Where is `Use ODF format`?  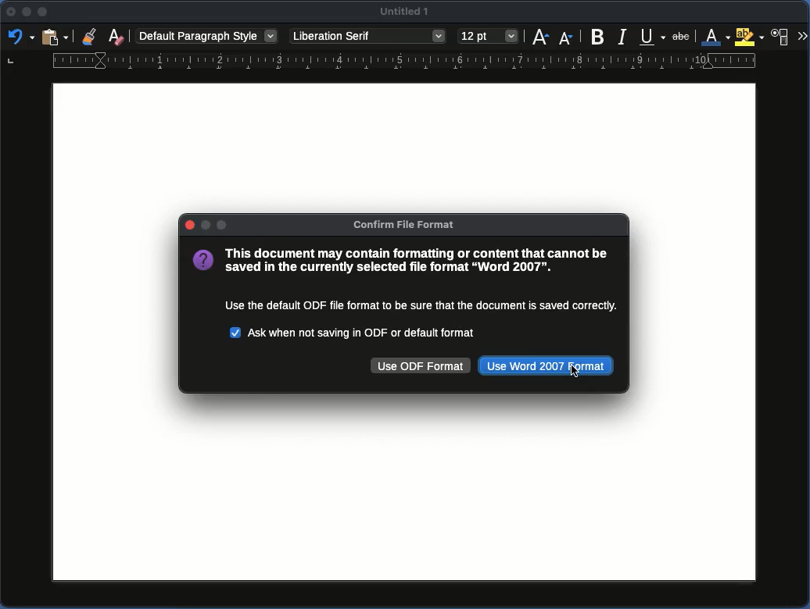
Use ODF format is located at coordinates (421, 366).